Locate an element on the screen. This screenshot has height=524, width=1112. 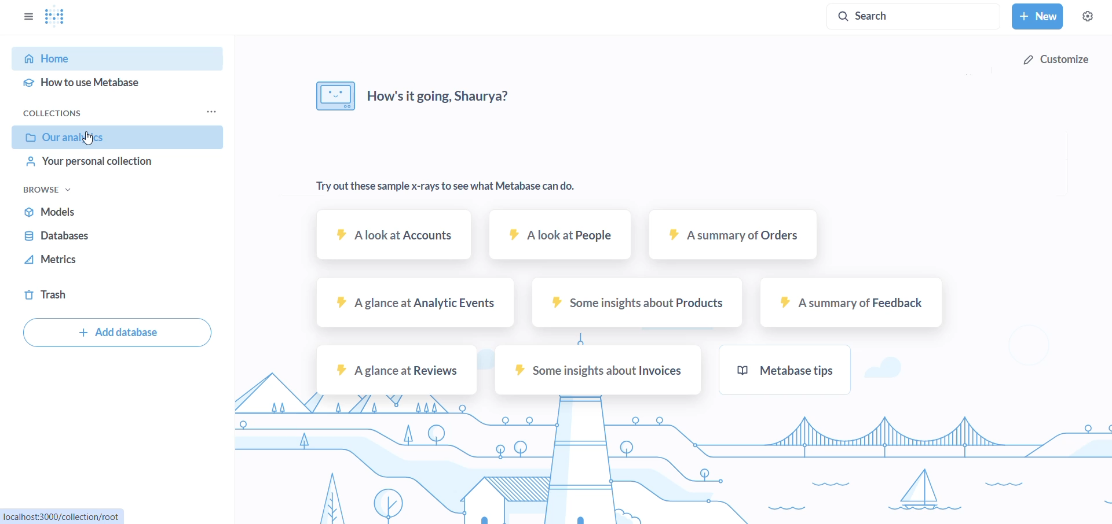
localhost:3000/collection/root is located at coordinates (60, 516).